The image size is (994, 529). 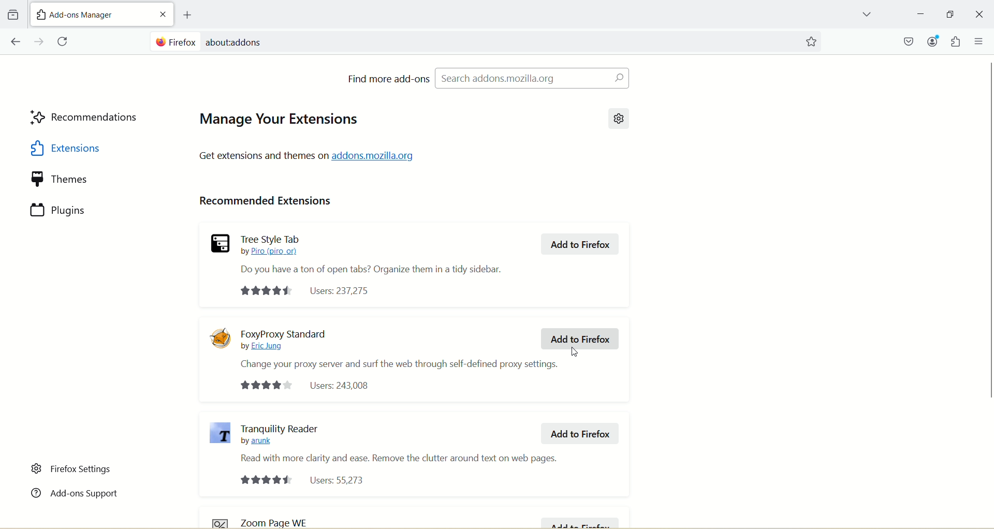 I want to click on Account, so click(x=932, y=41).